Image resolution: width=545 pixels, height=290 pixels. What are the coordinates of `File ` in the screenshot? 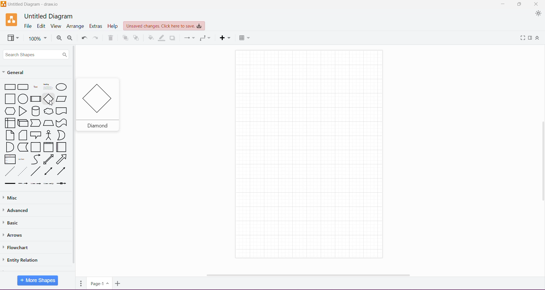 It's located at (28, 26).